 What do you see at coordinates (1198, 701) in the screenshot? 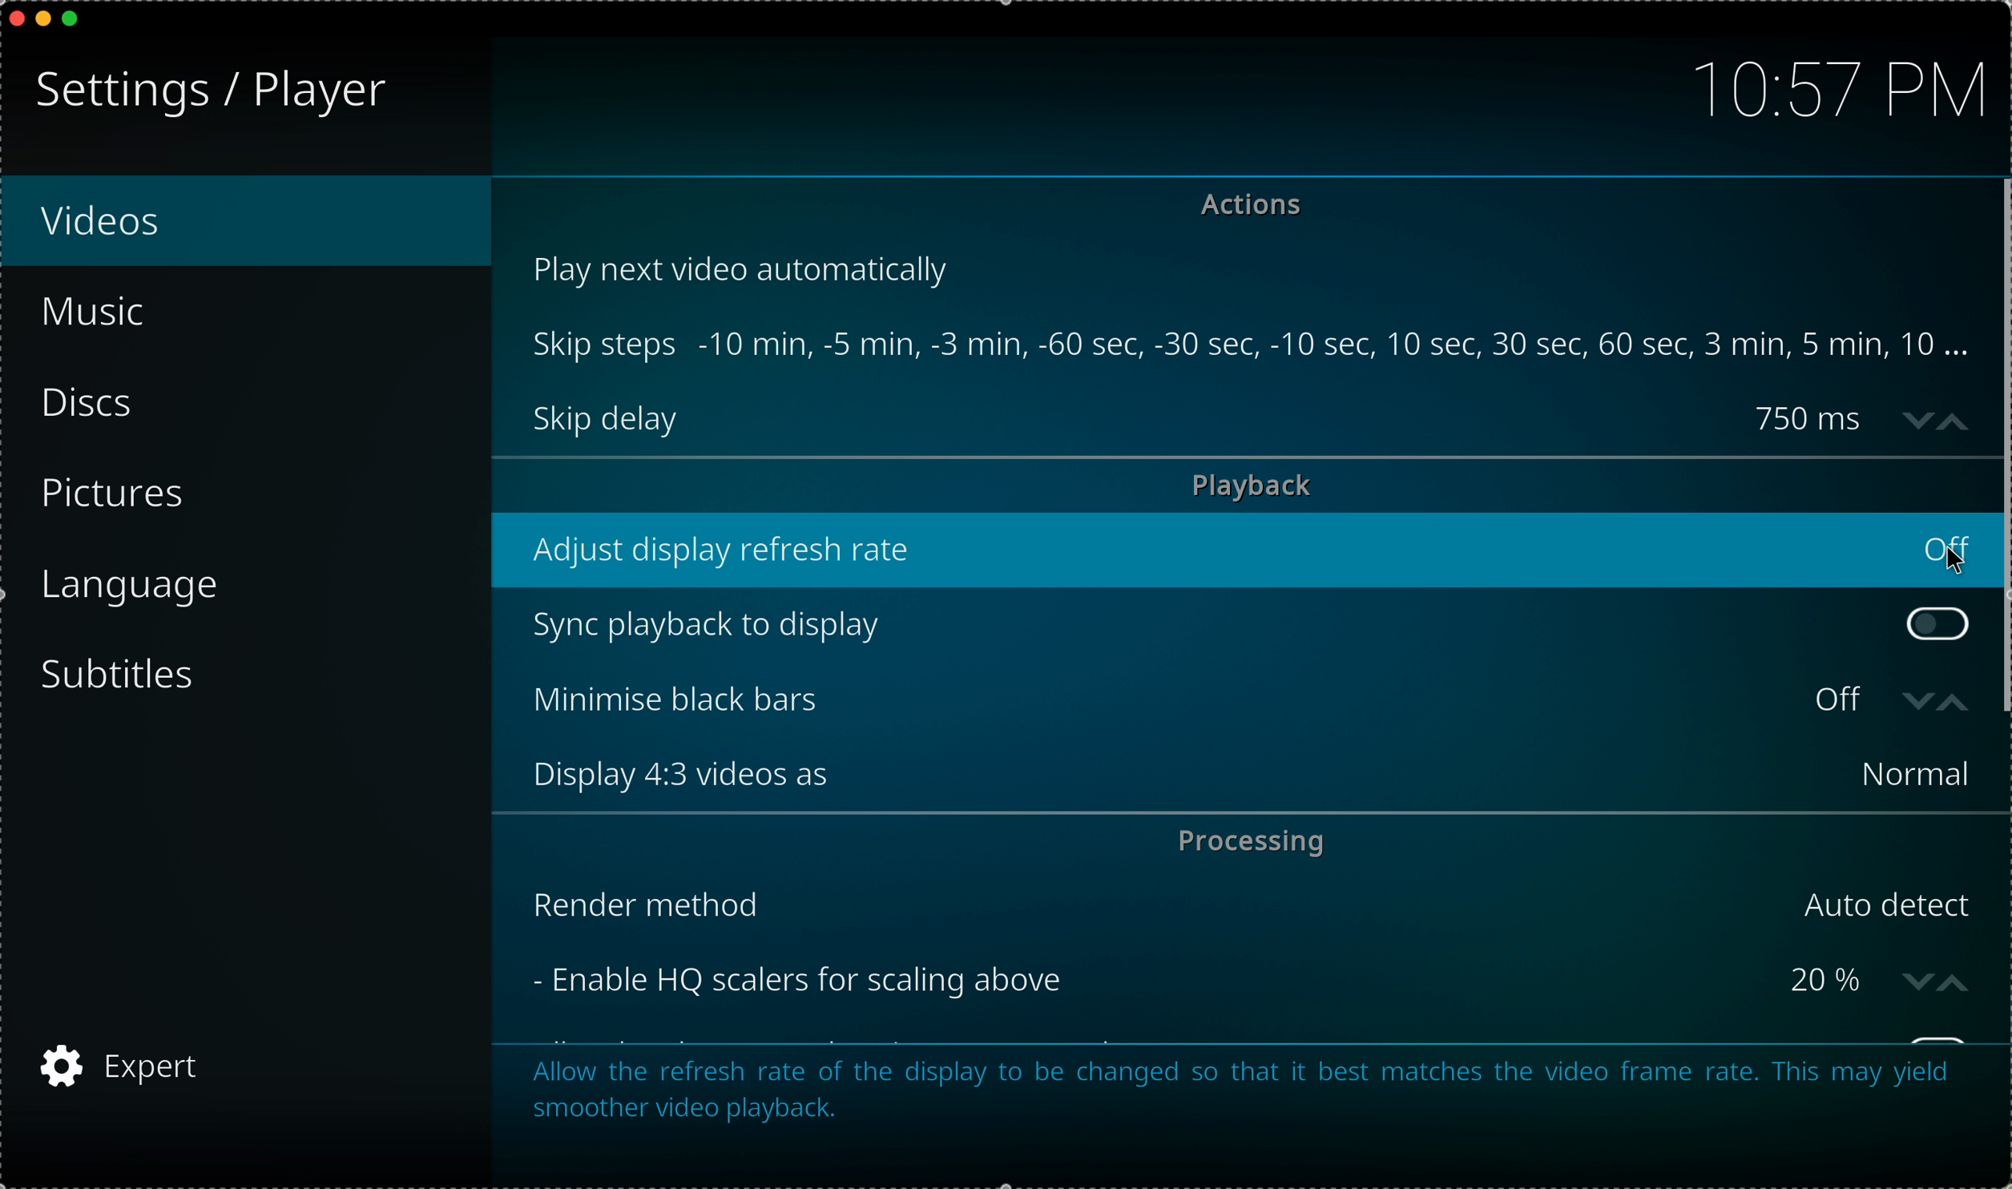
I see `minimise black bars  off` at bounding box center [1198, 701].